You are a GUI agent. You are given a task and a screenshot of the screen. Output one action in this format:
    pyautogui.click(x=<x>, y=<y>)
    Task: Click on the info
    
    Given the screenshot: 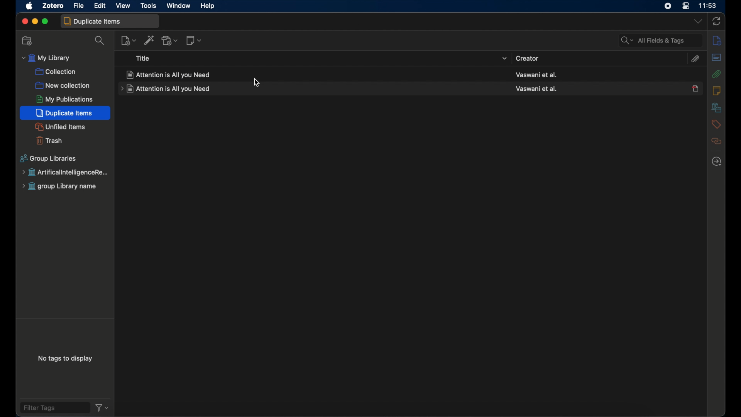 What is the action you would take?
    pyautogui.click(x=718, y=41)
    